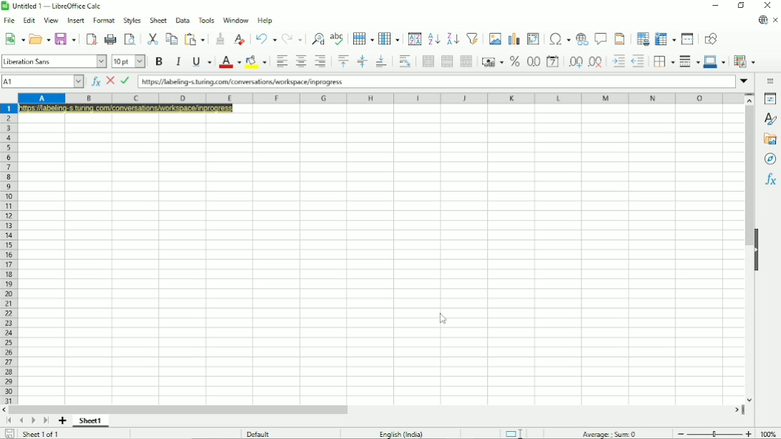  What do you see at coordinates (768, 6) in the screenshot?
I see `Close` at bounding box center [768, 6].